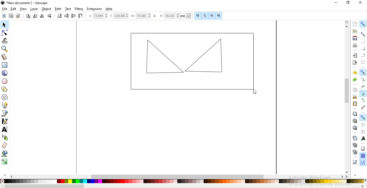 This screenshot has height=188, width=367. I want to click on import a bitmap or SVG image, so click(356, 56).